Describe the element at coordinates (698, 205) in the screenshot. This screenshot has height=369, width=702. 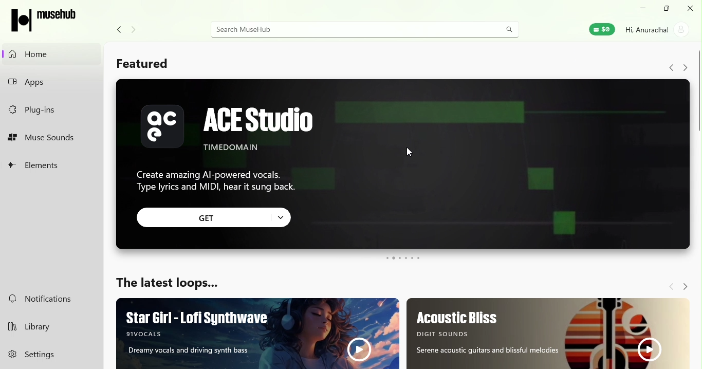
I see `Scroll bar` at that location.